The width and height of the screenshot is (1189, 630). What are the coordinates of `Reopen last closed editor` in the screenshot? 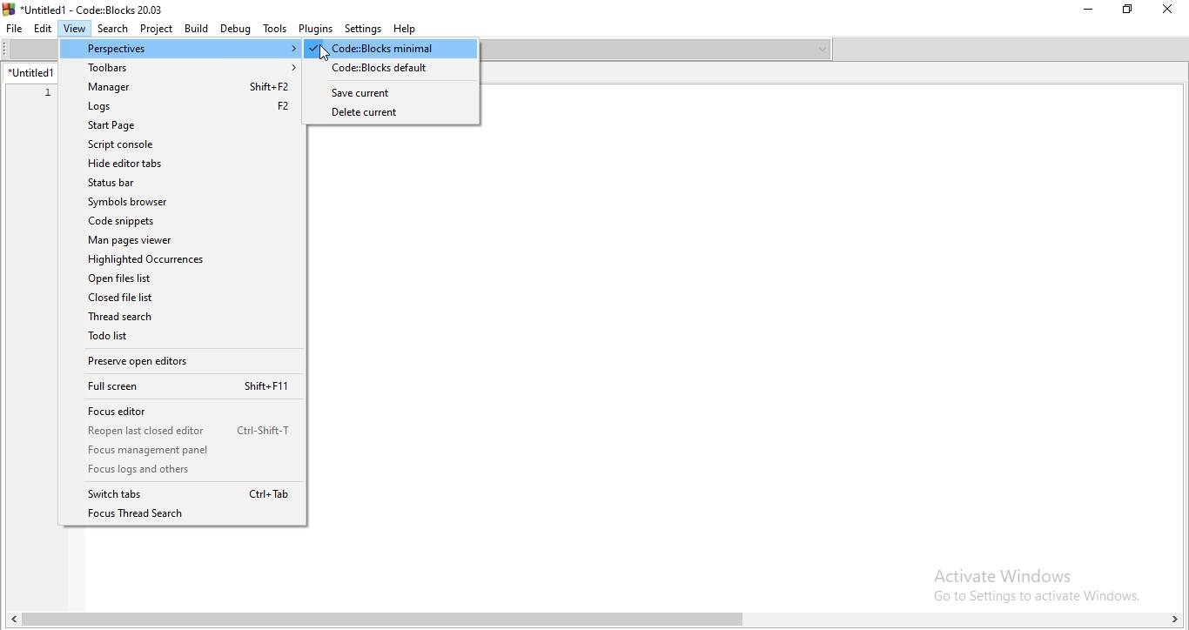 It's located at (183, 432).